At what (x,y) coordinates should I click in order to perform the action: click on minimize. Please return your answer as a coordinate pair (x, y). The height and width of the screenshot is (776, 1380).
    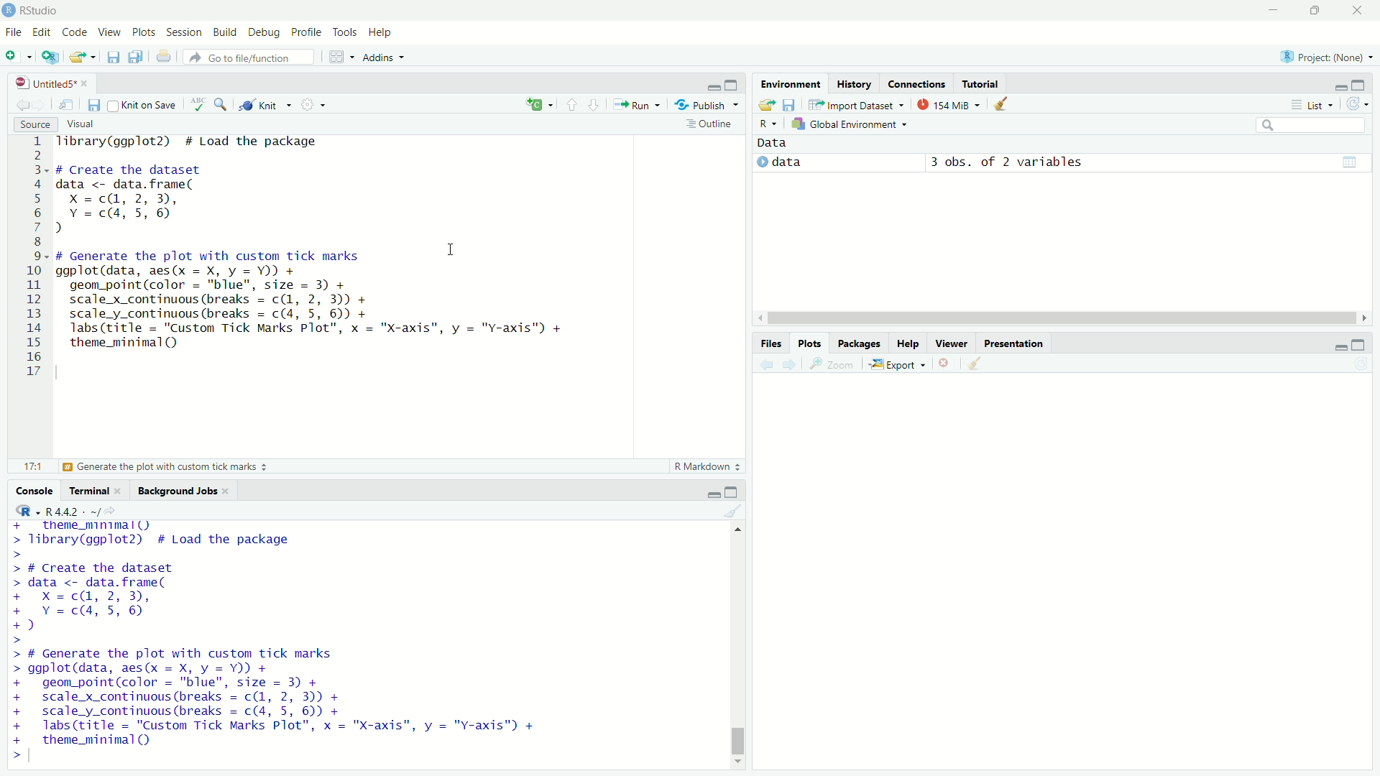
    Looking at the image, I should click on (1270, 10).